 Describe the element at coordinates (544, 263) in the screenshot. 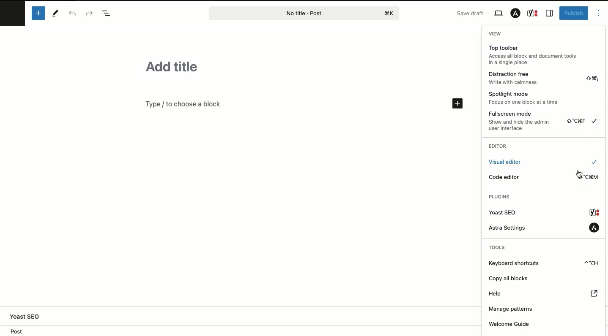

I see `Keyboard shortcuts` at that location.